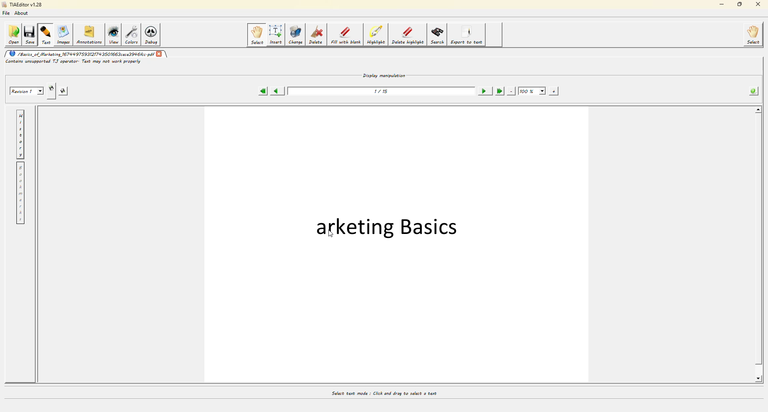 Image resolution: width=768 pixels, height=412 pixels. I want to click on move down, so click(759, 379).